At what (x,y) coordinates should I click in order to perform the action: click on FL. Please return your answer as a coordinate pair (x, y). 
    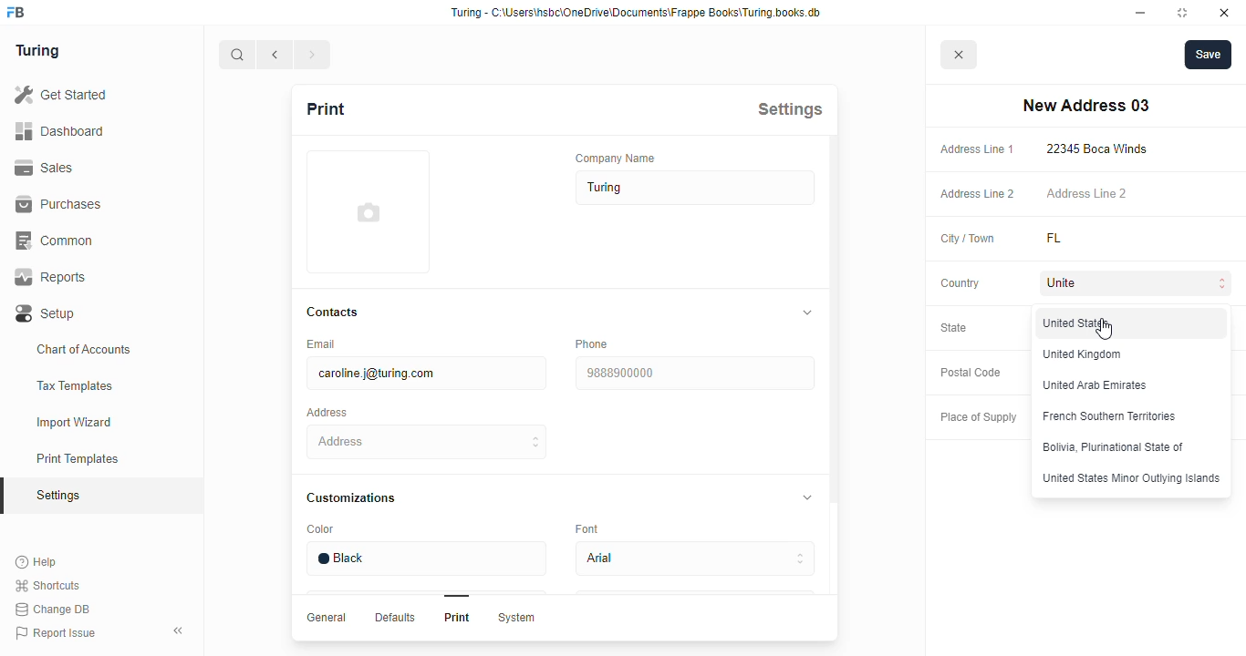
    Looking at the image, I should click on (1076, 239).